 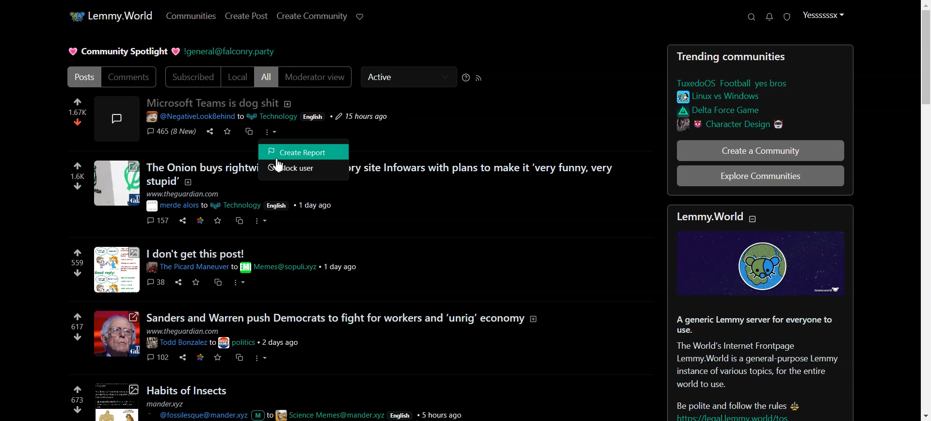 What do you see at coordinates (78, 166) in the screenshot?
I see `like` at bounding box center [78, 166].